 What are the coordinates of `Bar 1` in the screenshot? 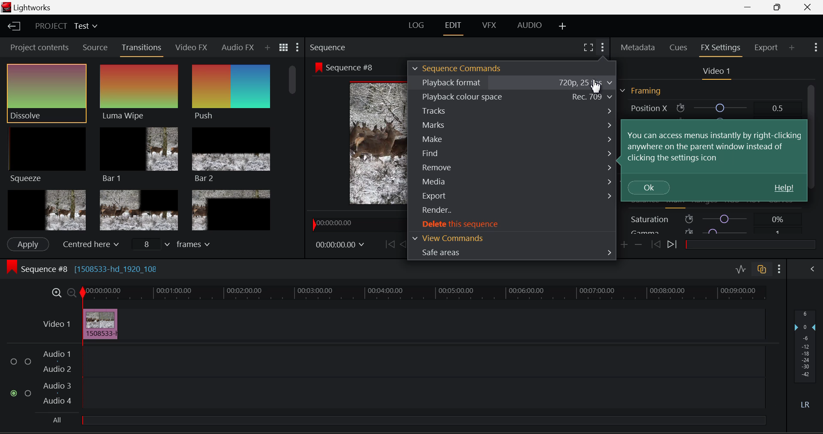 It's located at (139, 153).